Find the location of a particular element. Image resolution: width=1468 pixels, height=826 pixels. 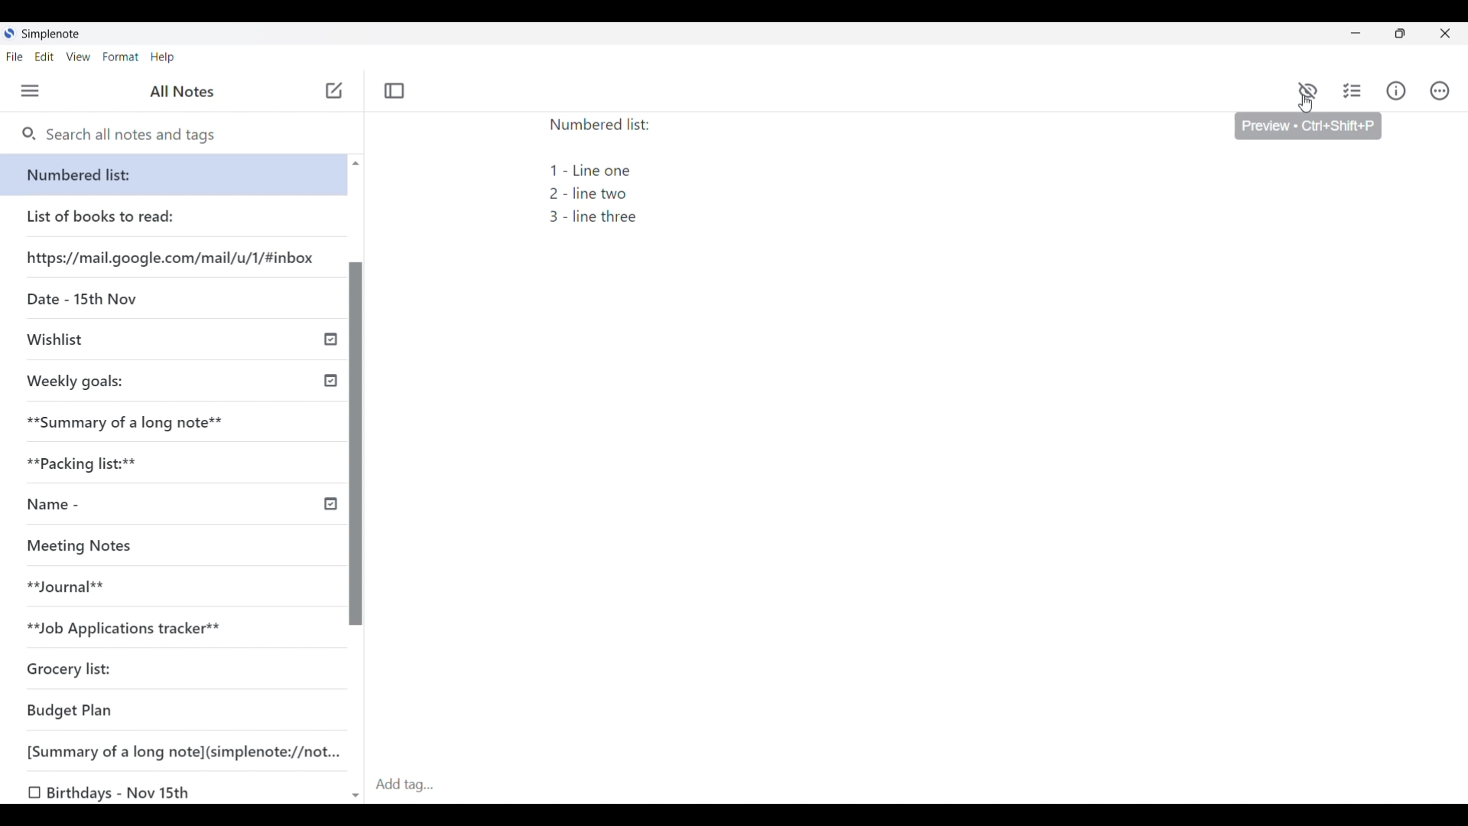

**Journal** is located at coordinates (76, 588).